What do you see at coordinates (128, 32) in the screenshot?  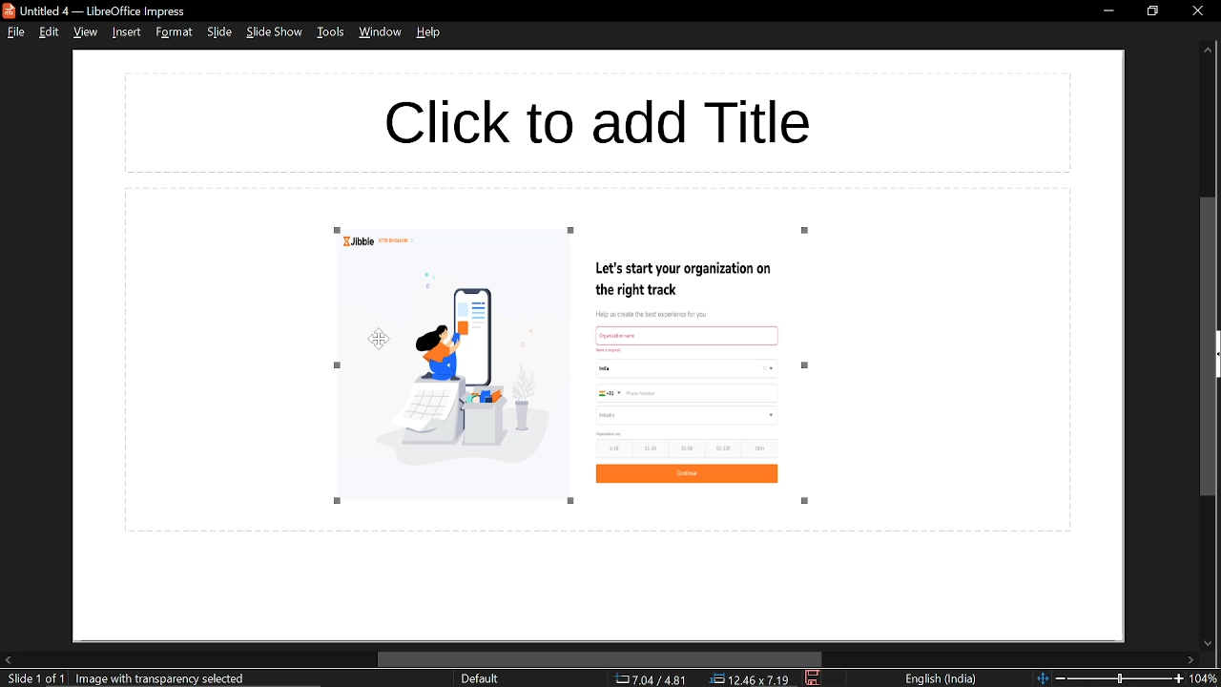 I see `insert` at bounding box center [128, 32].